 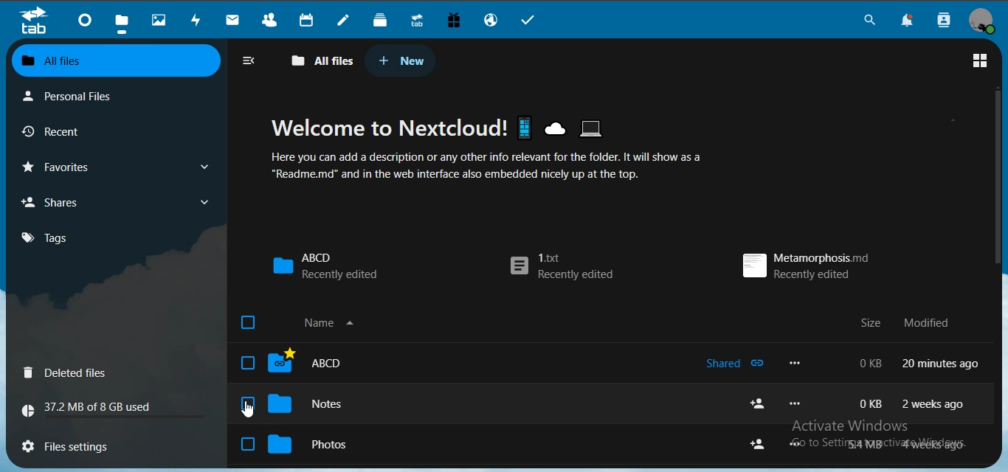 What do you see at coordinates (942, 362) in the screenshot?
I see `20 min ago` at bounding box center [942, 362].